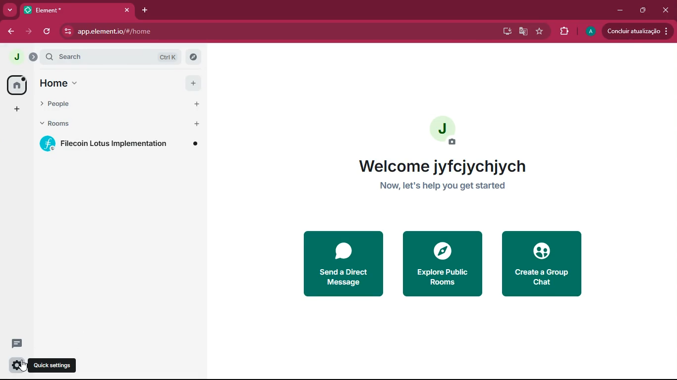 This screenshot has height=380, width=677. I want to click on add , so click(16, 109).